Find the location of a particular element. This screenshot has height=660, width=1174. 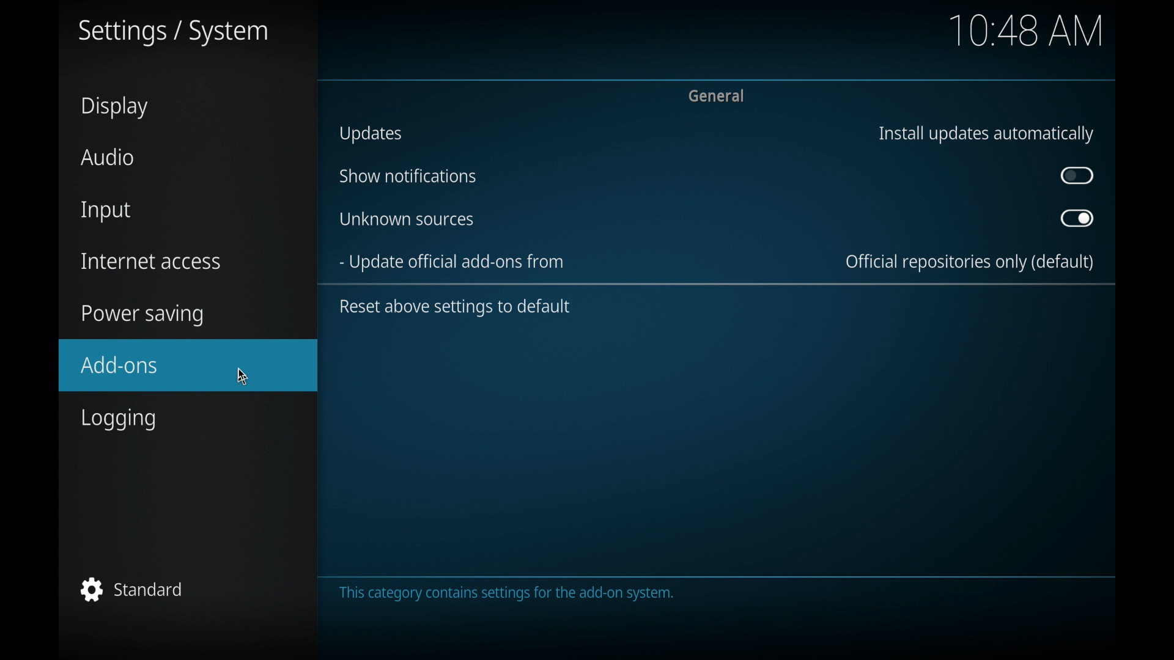

display is located at coordinates (115, 108).